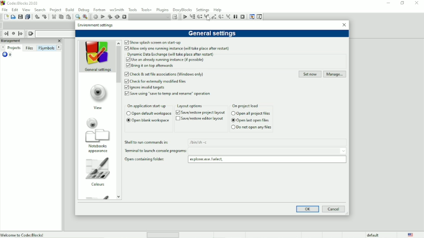 This screenshot has width=424, height=238. I want to click on Files, so click(30, 48).